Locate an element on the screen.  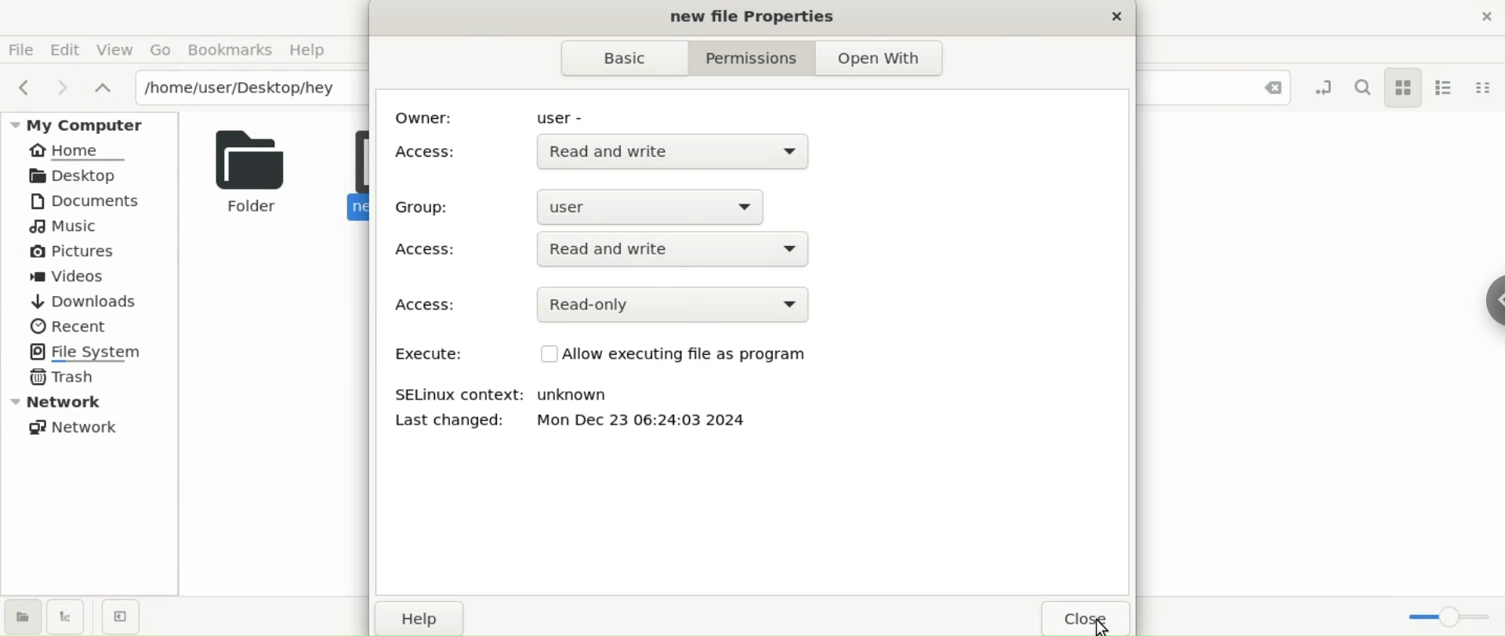
Allow executing file as program is located at coordinates (709, 356).